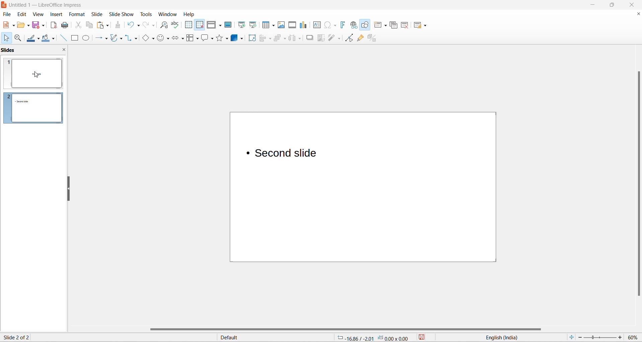 The image size is (642, 342). What do you see at coordinates (593, 5) in the screenshot?
I see `minimize` at bounding box center [593, 5].